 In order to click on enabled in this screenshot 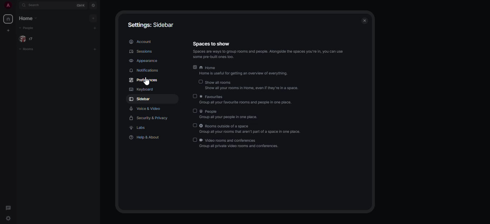, I will do `click(195, 67)`.